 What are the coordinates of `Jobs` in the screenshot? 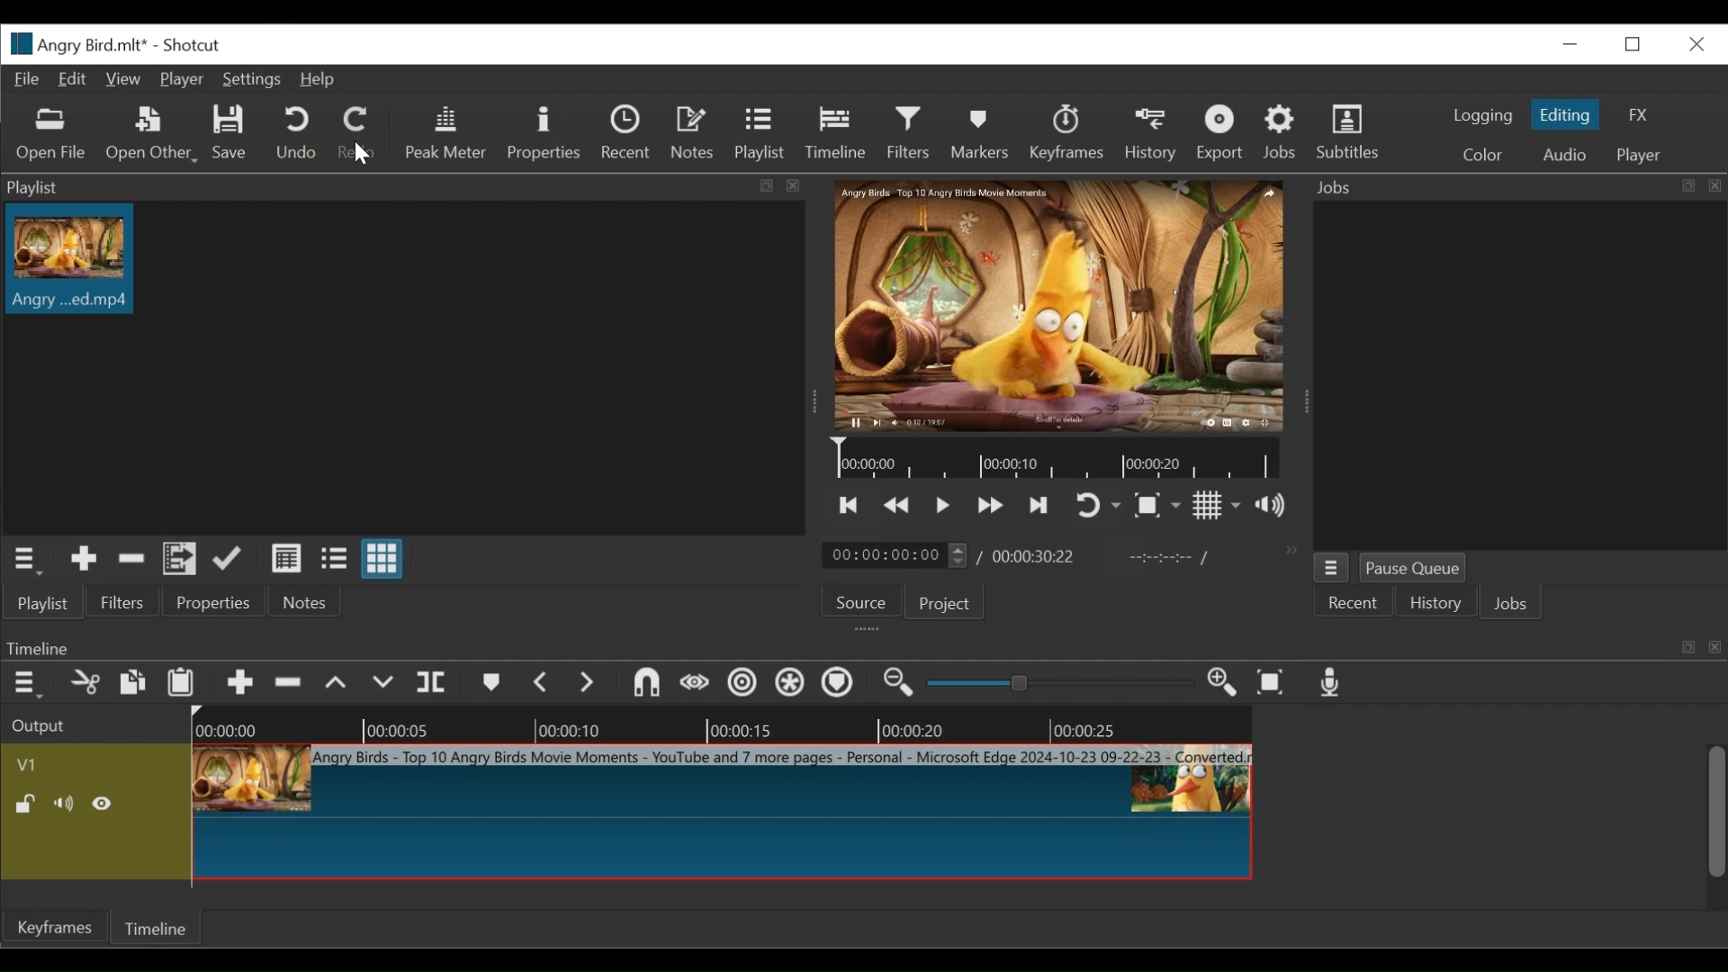 It's located at (1282, 132).